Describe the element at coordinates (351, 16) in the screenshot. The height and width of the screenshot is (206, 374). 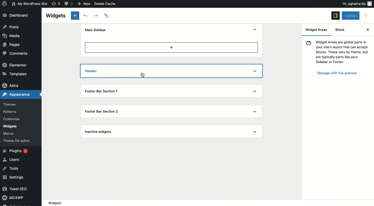
I see `Update` at that location.